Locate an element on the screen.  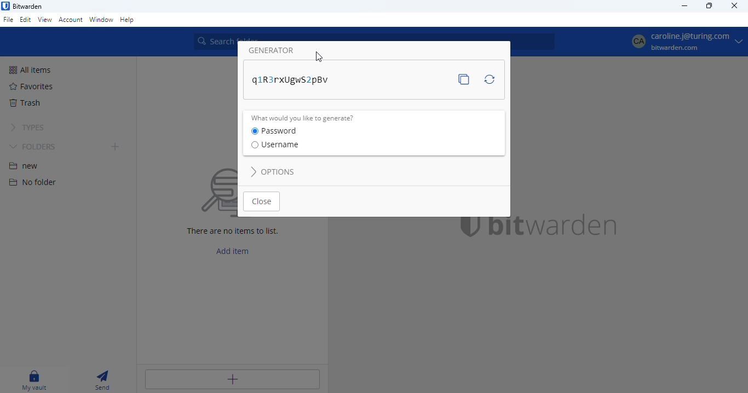
regenerate password is located at coordinates (490, 79).